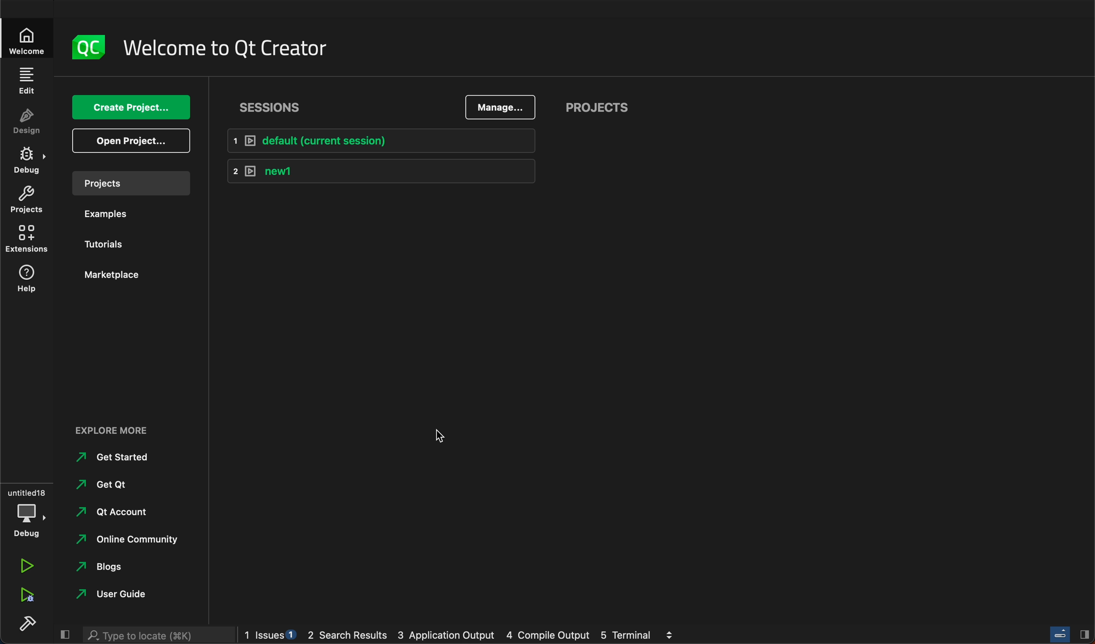  What do you see at coordinates (1071, 635) in the screenshot?
I see `close slide bar` at bounding box center [1071, 635].